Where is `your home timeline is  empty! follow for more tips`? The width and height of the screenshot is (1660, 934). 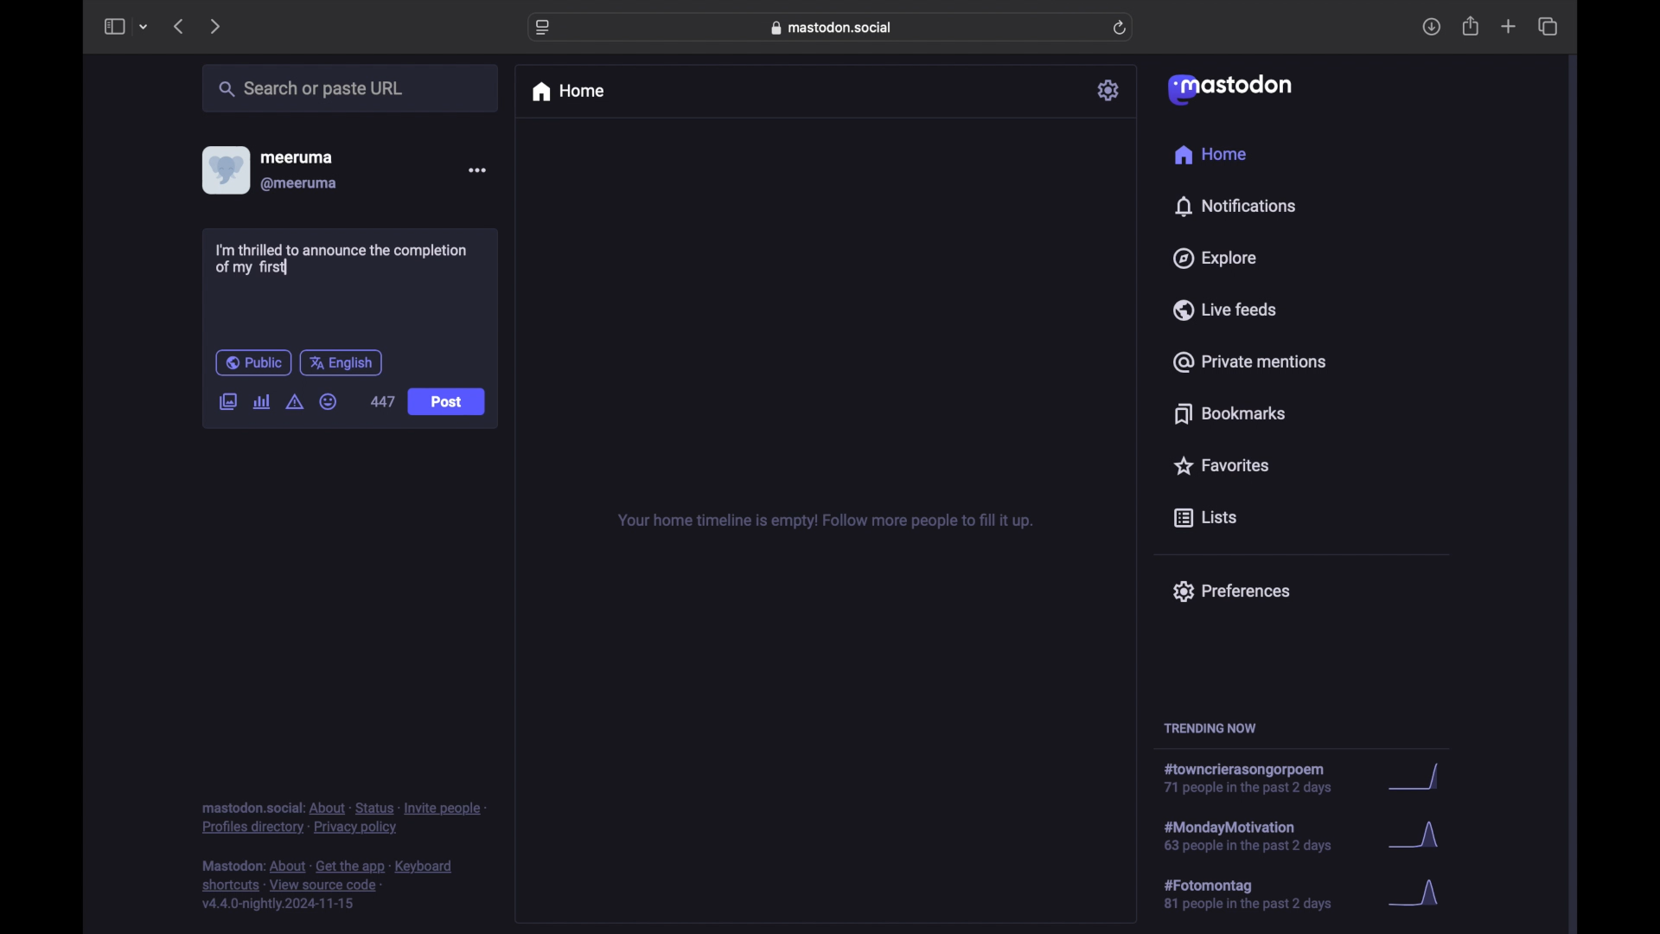 your home timeline is  empty! follow for more tips is located at coordinates (823, 521).